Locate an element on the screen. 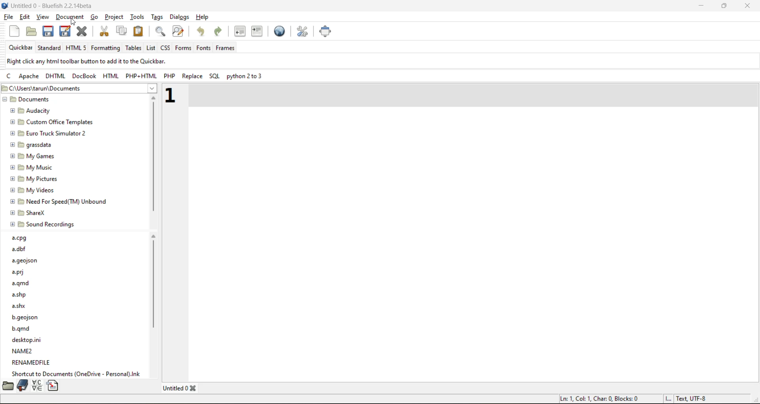  need for speed (TM) unbound is located at coordinates (59, 202).